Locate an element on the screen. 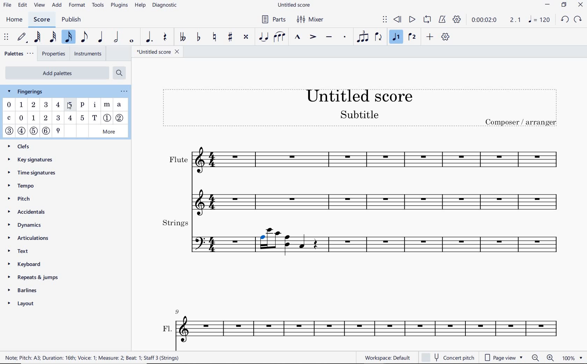  add palettes is located at coordinates (56, 73).